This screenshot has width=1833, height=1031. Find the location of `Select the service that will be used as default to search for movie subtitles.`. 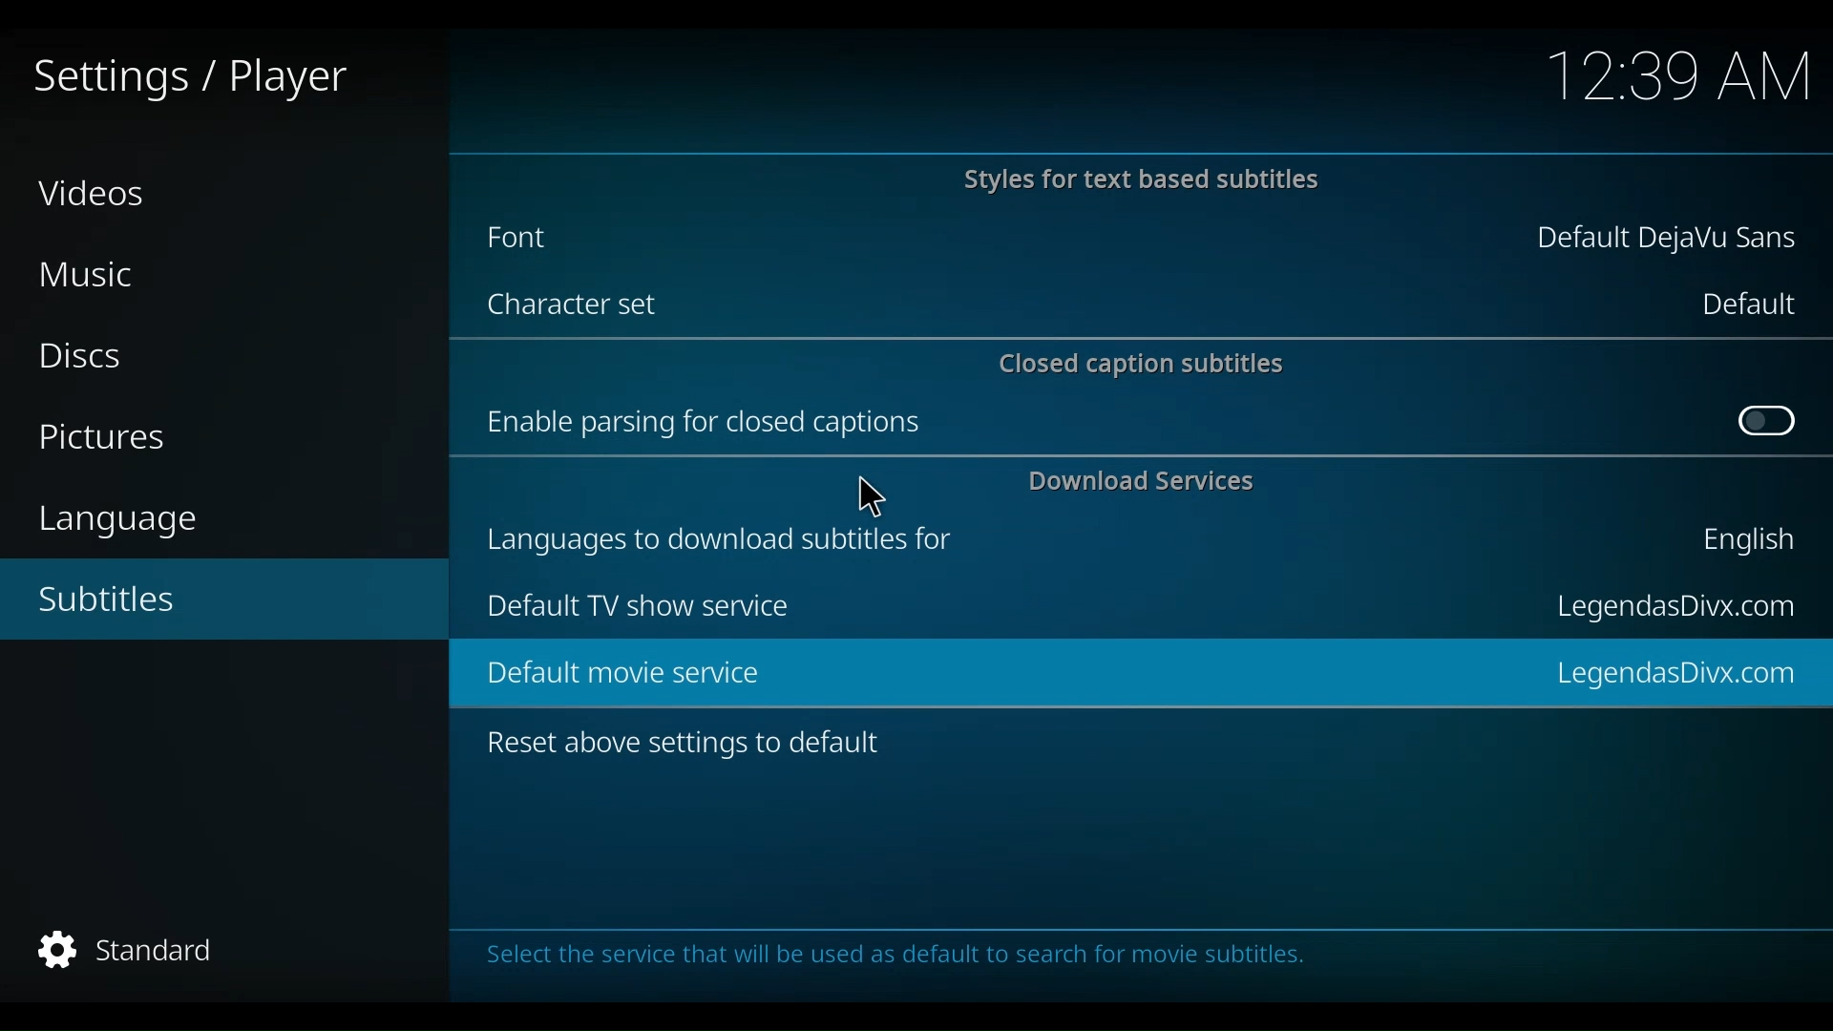

Select the service that will be used as default to search for movie subtitles. is located at coordinates (897, 958).